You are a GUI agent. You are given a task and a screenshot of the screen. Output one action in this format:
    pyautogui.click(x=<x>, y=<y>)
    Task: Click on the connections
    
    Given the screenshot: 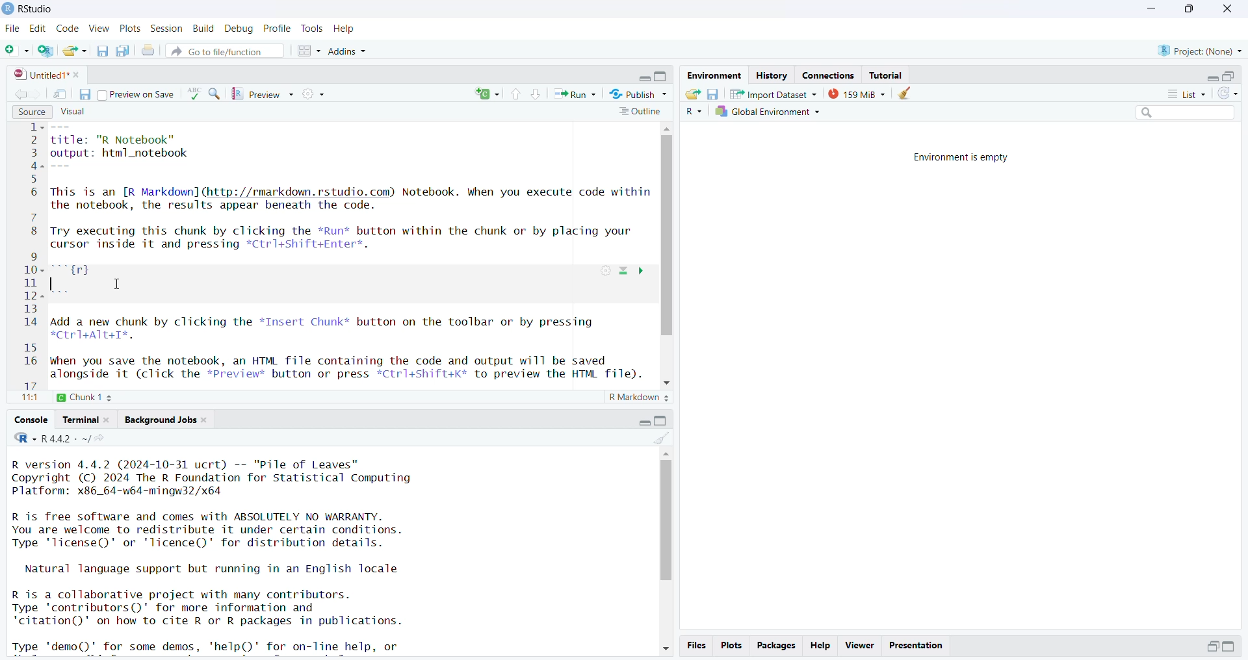 What is the action you would take?
    pyautogui.click(x=832, y=75)
    